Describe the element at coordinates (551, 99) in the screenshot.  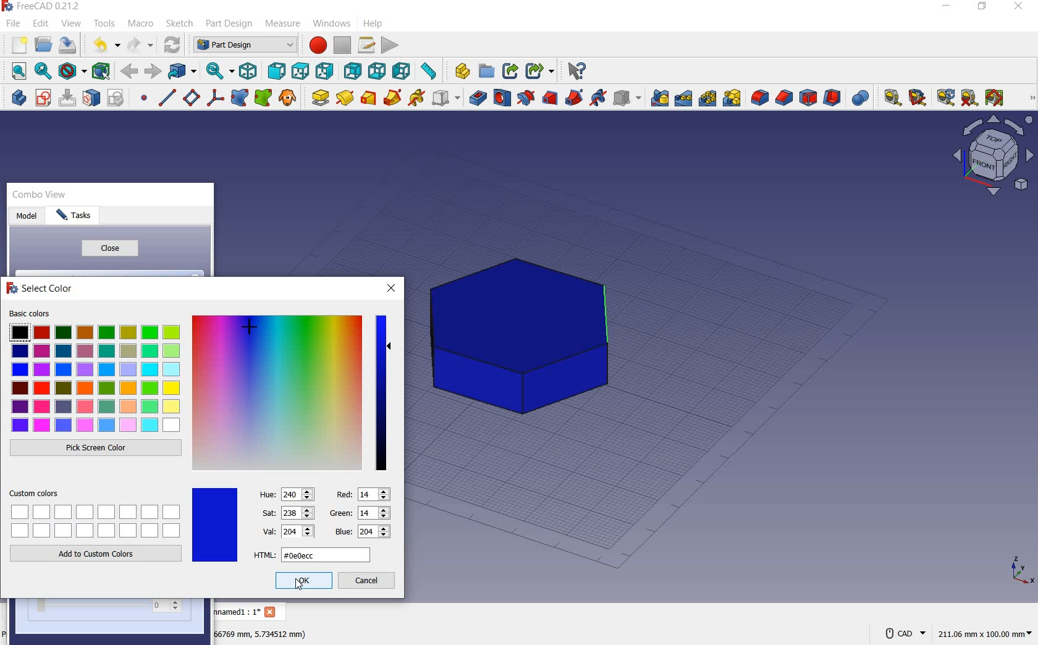
I see `subtractive loft` at that location.